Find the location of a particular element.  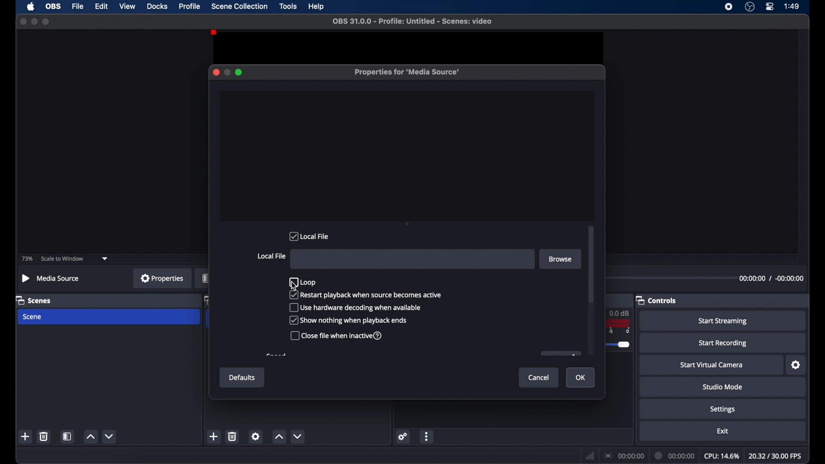

scale to window is located at coordinates (63, 259).